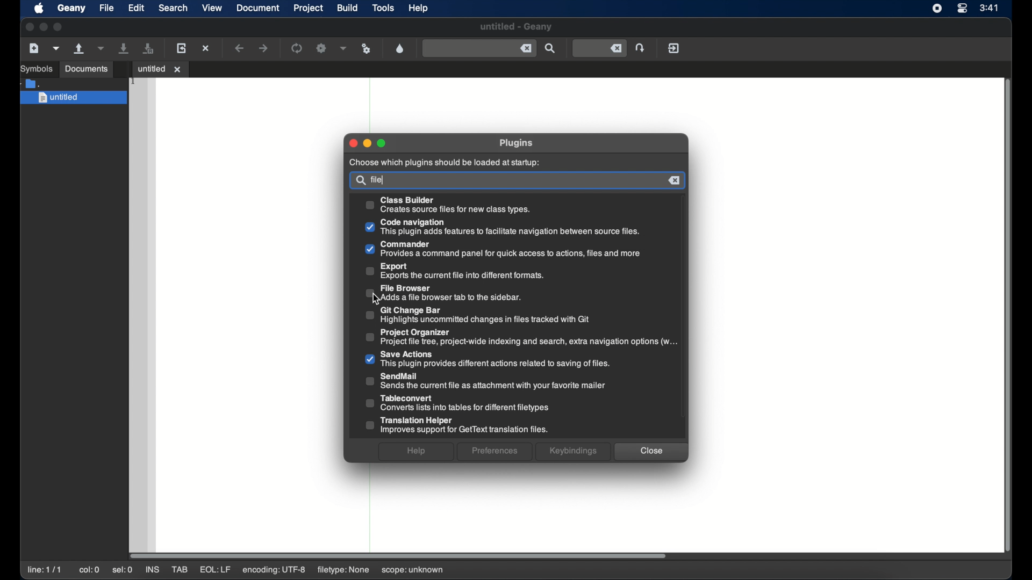 The height and width of the screenshot is (580, 1032). I want to click on navigate forward a location, so click(264, 48).